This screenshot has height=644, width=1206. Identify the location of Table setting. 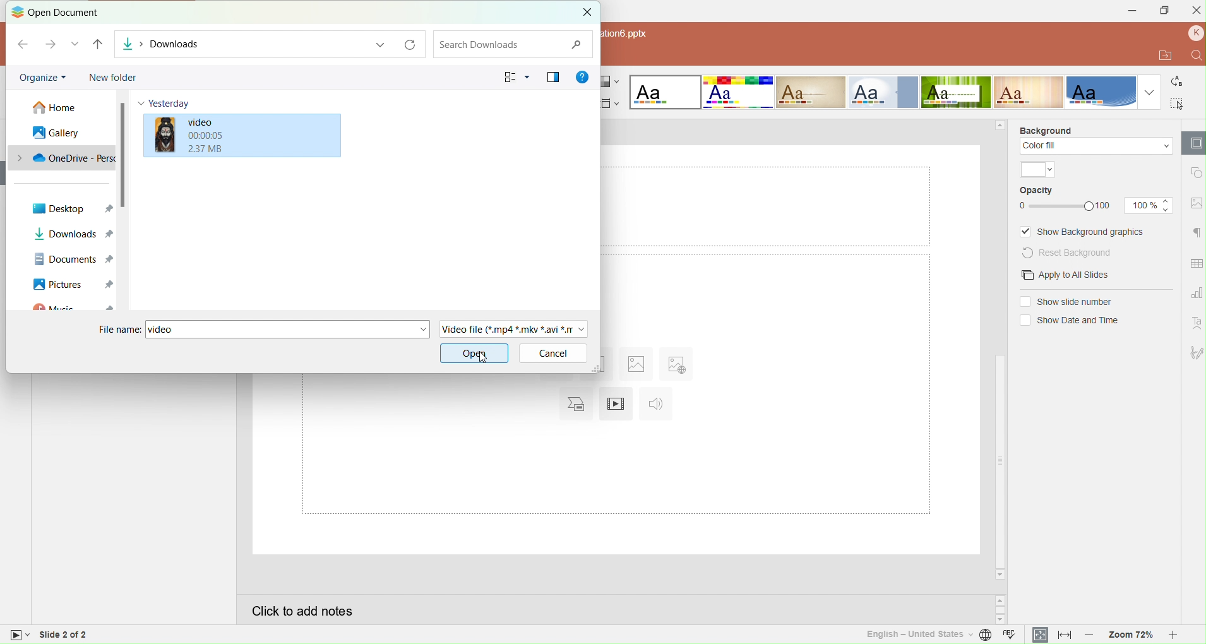
(1195, 262).